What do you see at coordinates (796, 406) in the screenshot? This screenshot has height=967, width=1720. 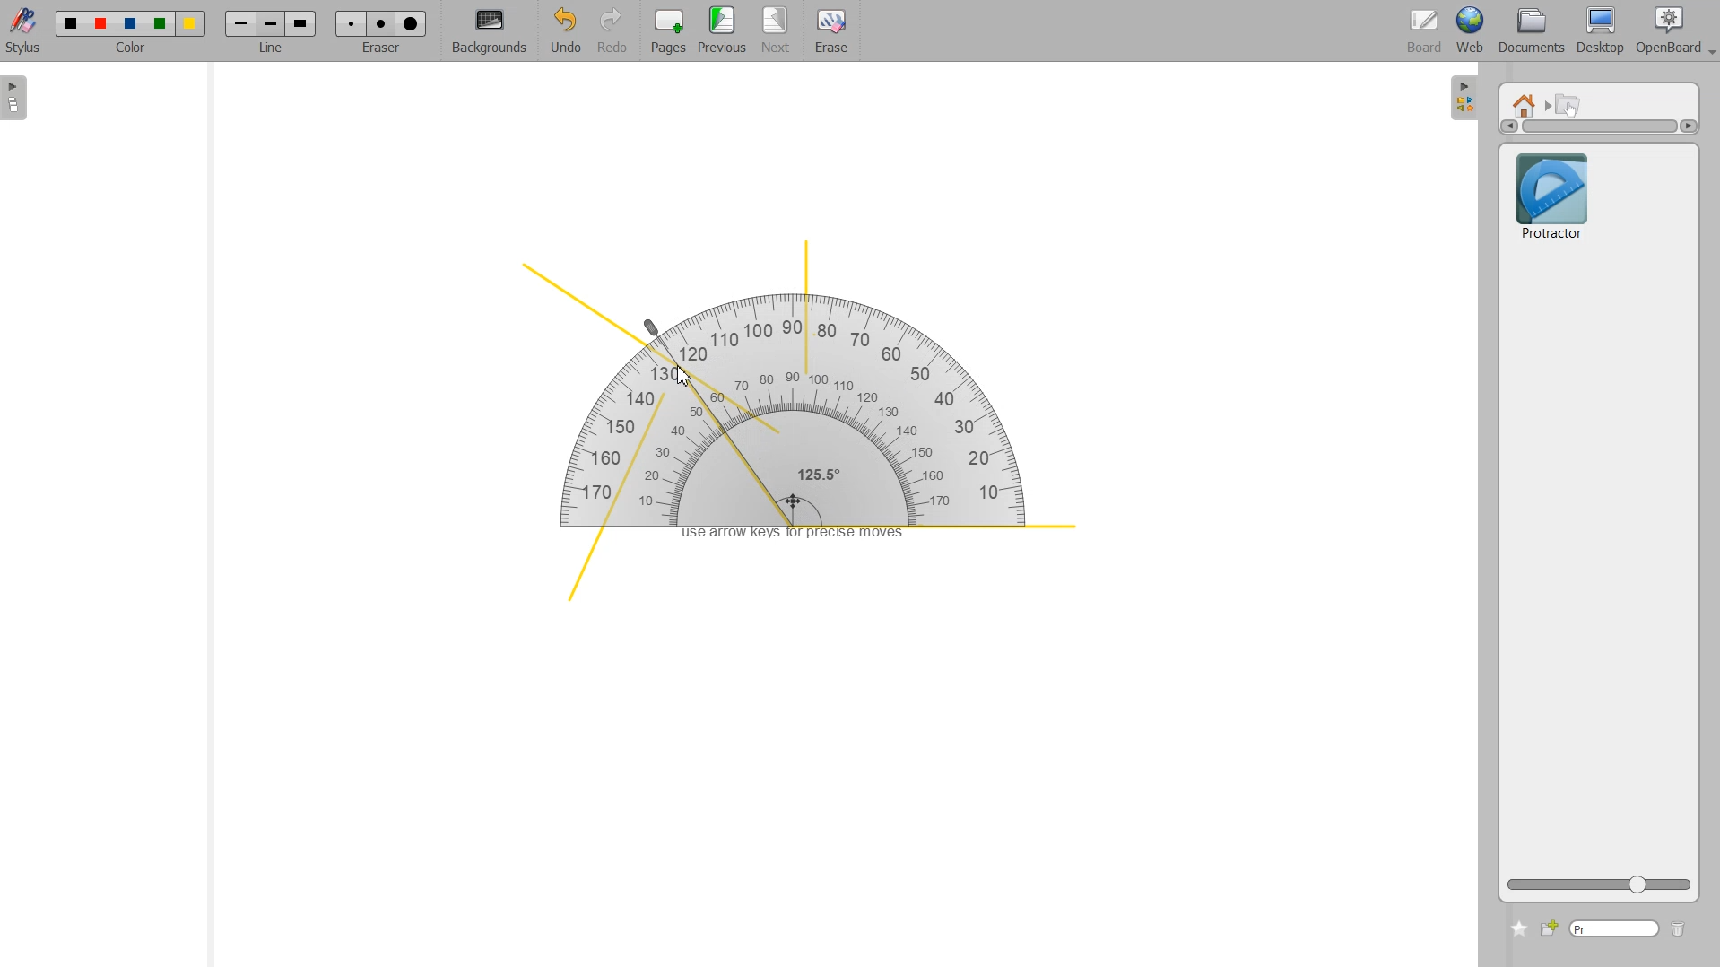 I see `Protractor` at bounding box center [796, 406].